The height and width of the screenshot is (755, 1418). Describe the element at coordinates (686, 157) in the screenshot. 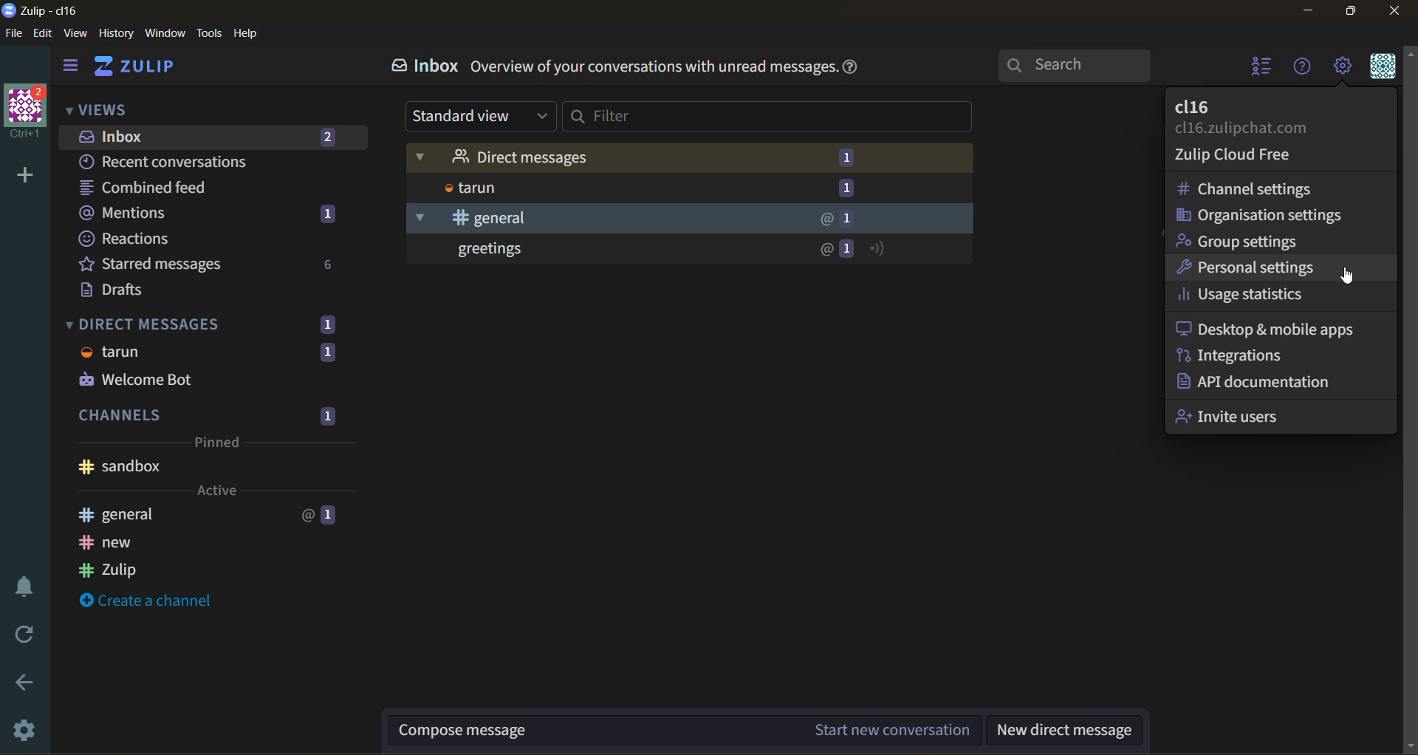

I see `direct messages` at that location.